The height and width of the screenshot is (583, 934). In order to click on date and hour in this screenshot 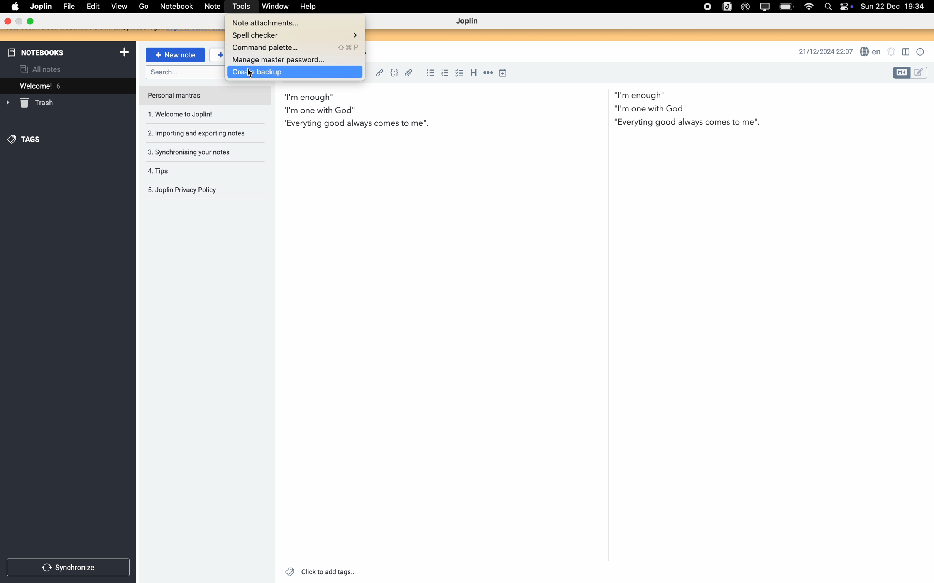, I will do `click(824, 52)`.